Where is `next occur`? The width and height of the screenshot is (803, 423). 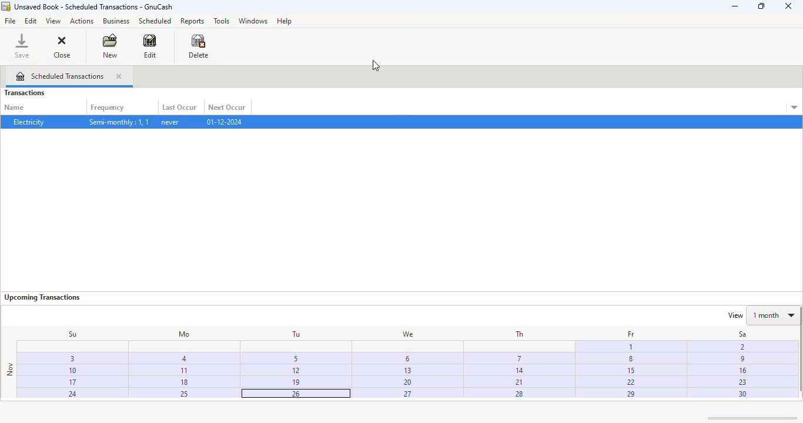
next occur is located at coordinates (227, 108).